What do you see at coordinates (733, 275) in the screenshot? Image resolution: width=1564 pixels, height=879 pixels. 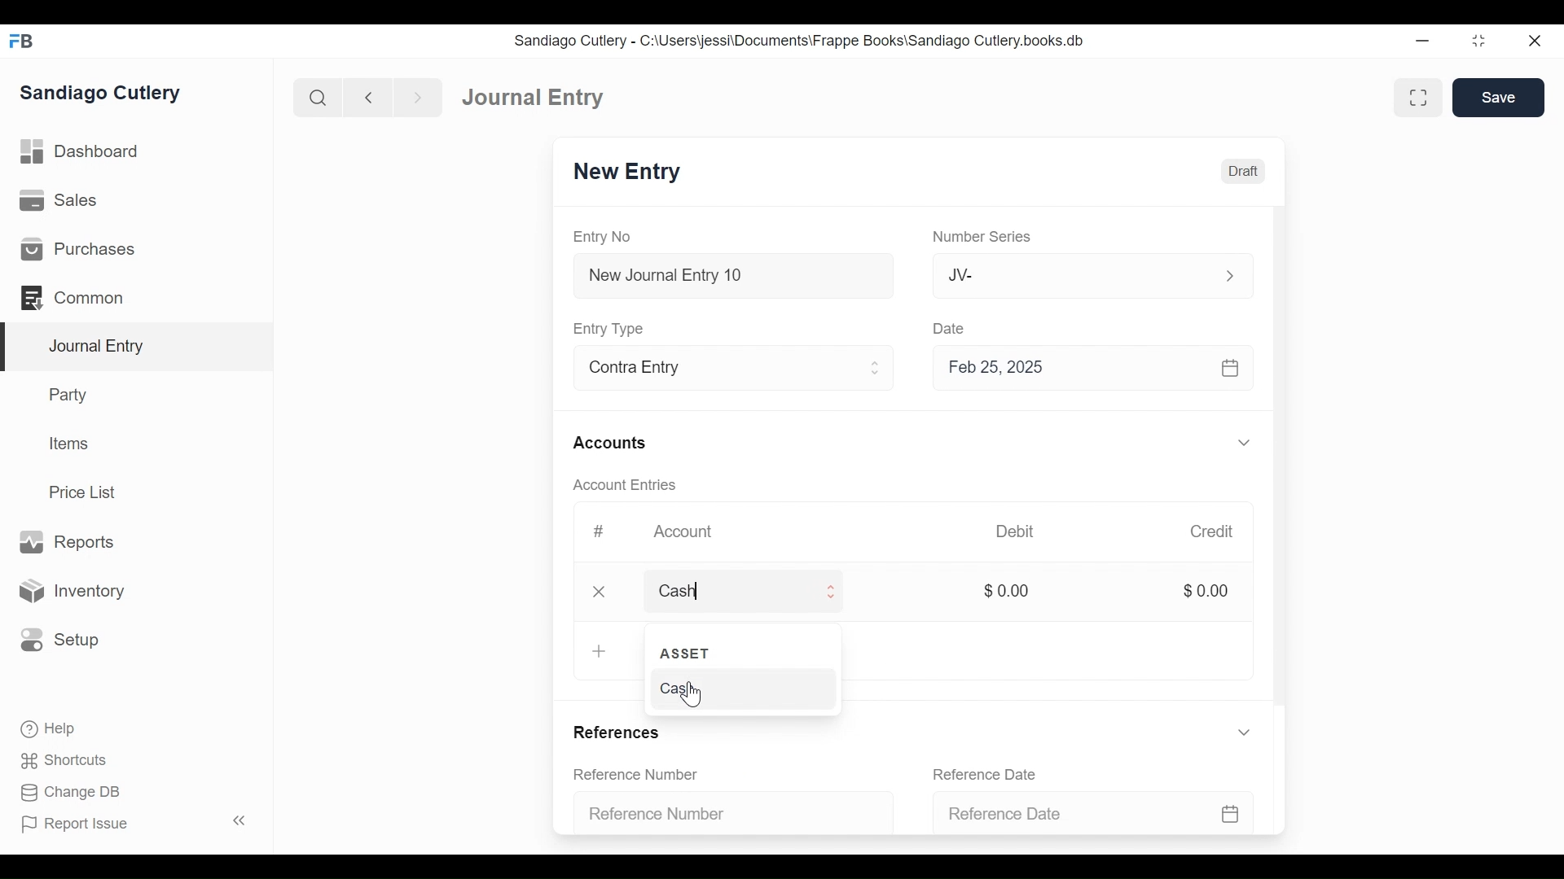 I see `New Journal Entry 10` at bounding box center [733, 275].